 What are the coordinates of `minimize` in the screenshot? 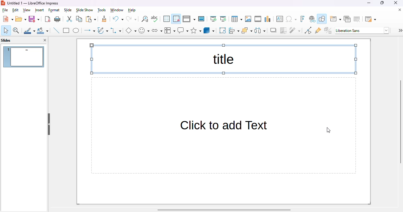 It's located at (369, 3).